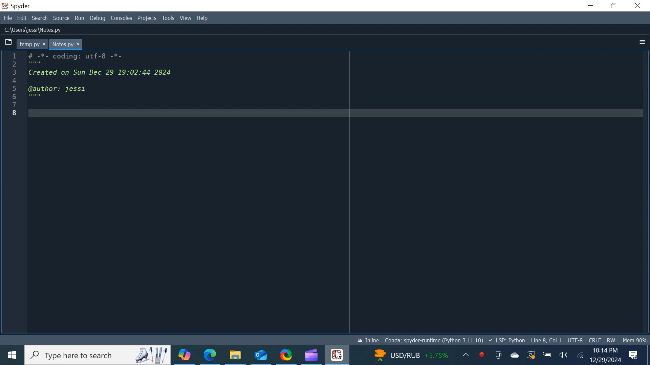 This screenshot has width=650, height=365. What do you see at coordinates (336, 191) in the screenshot?
I see `# -%*- coding: utrT-o -*-
Created on Sun Dec 29 19:02:44 2024
@author: jessi` at bounding box center [336, 191].